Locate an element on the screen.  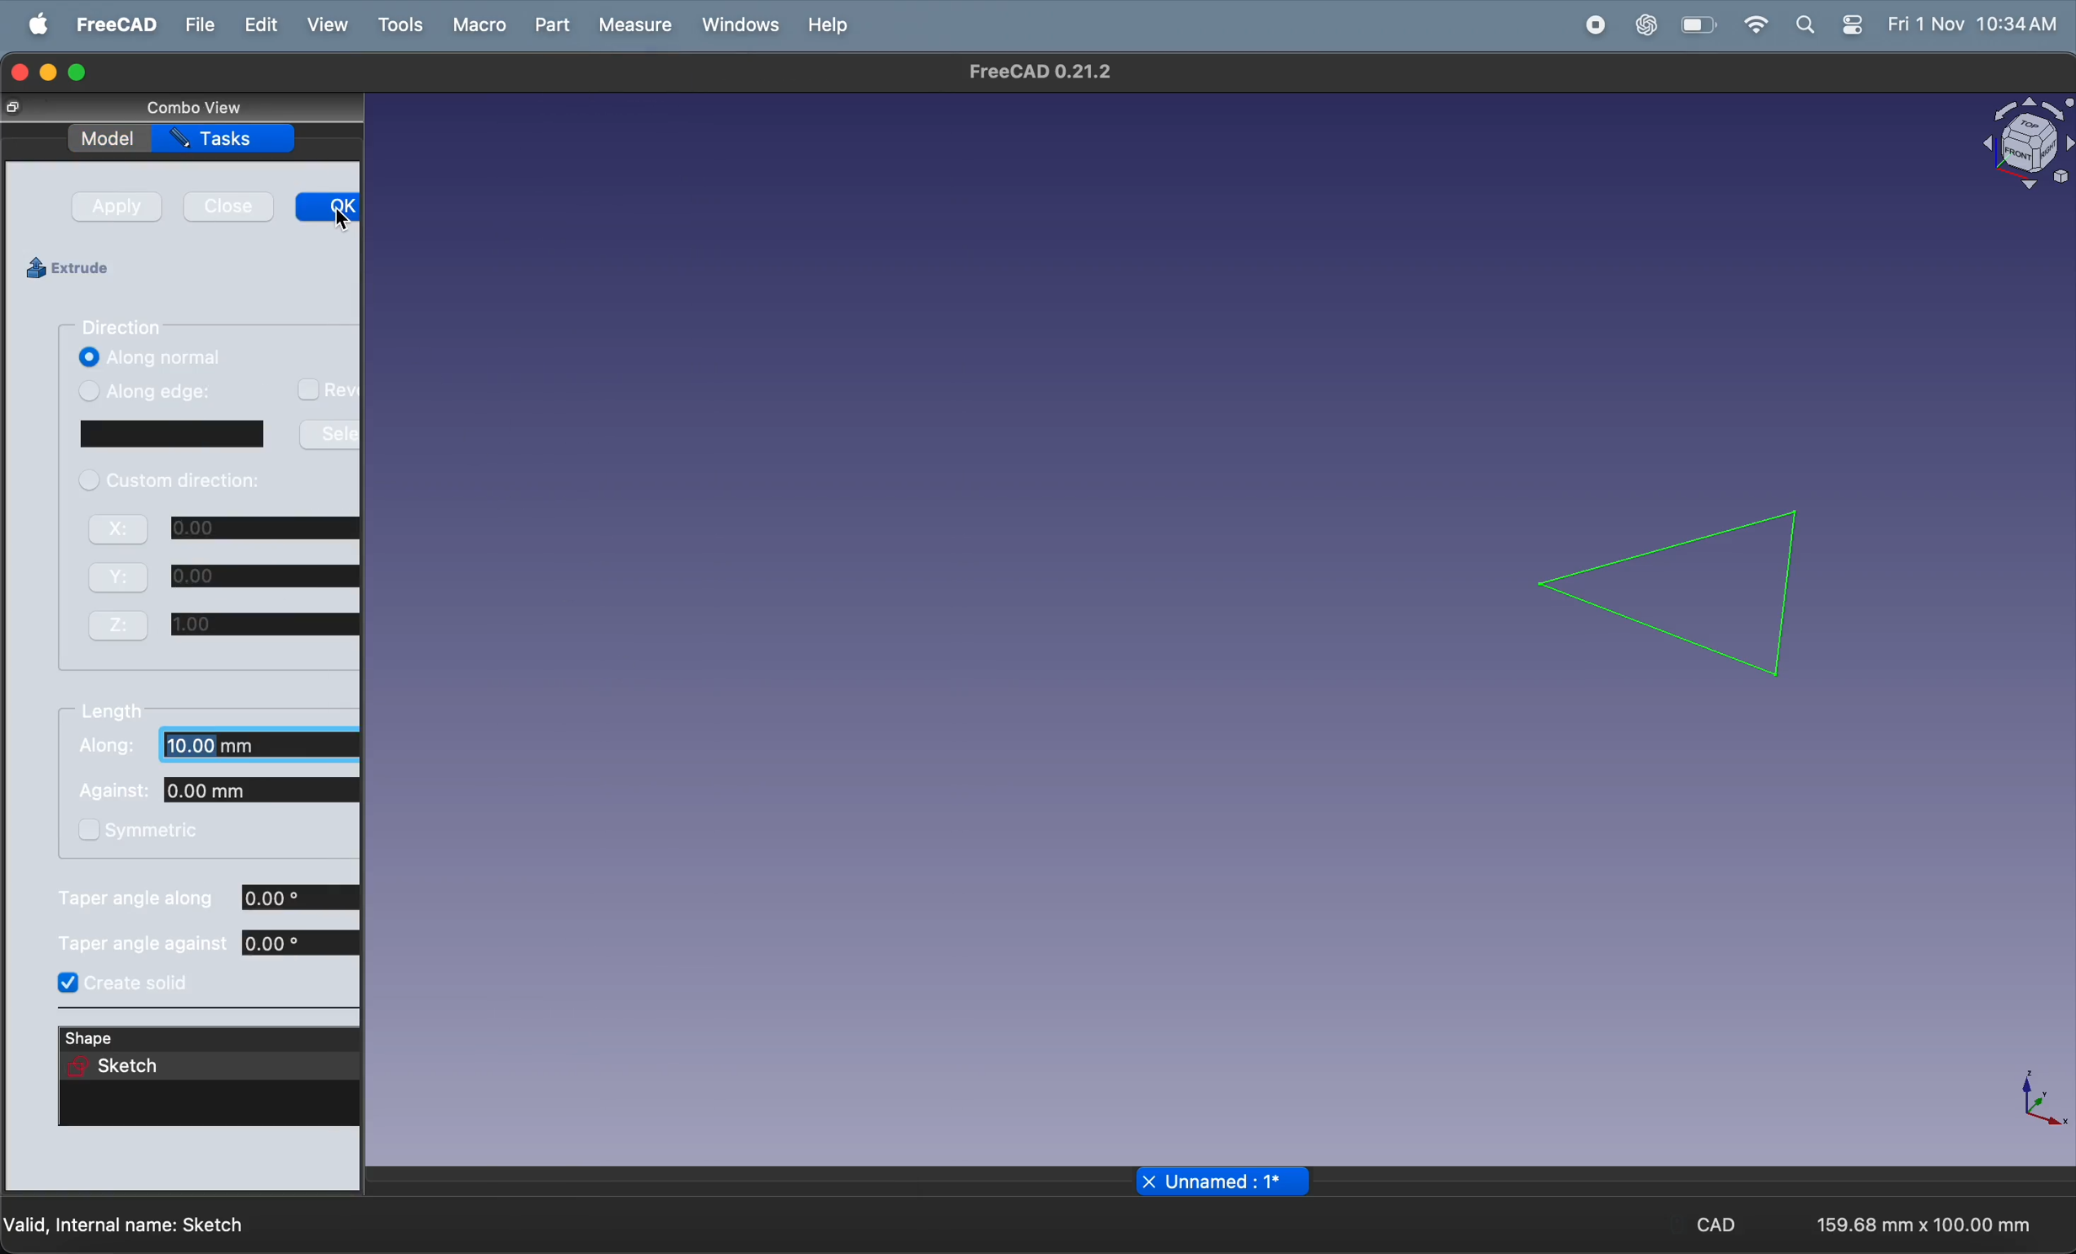
cursor is located at coordinates (345, 224).